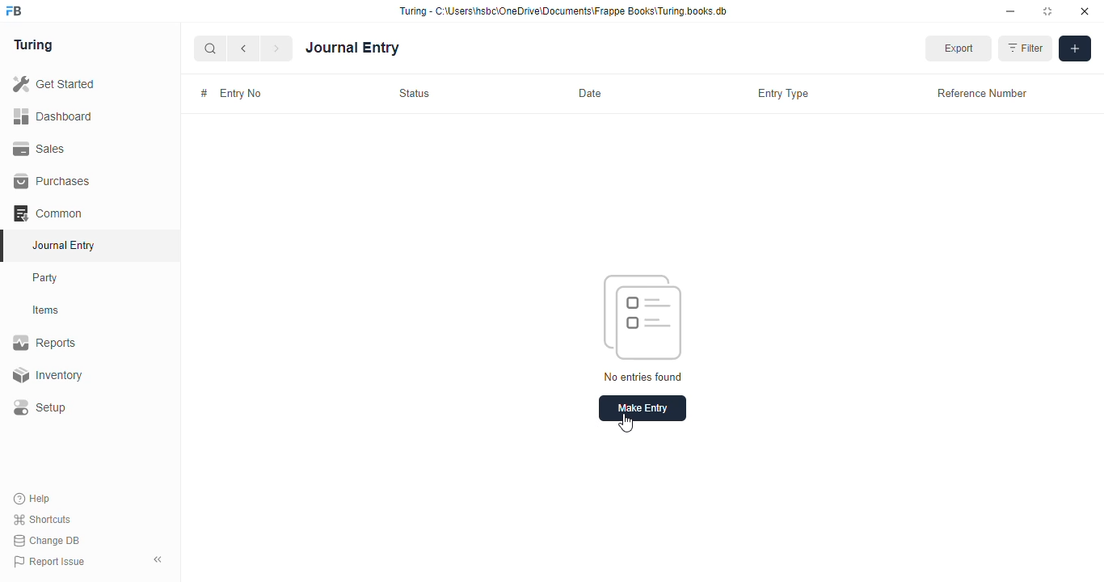 The height and width of the screenshot is (582, 1104). What do you see at coordinates (1075, 48) in the screenshot?
I see `add ` at bounding box center [1075, 48].